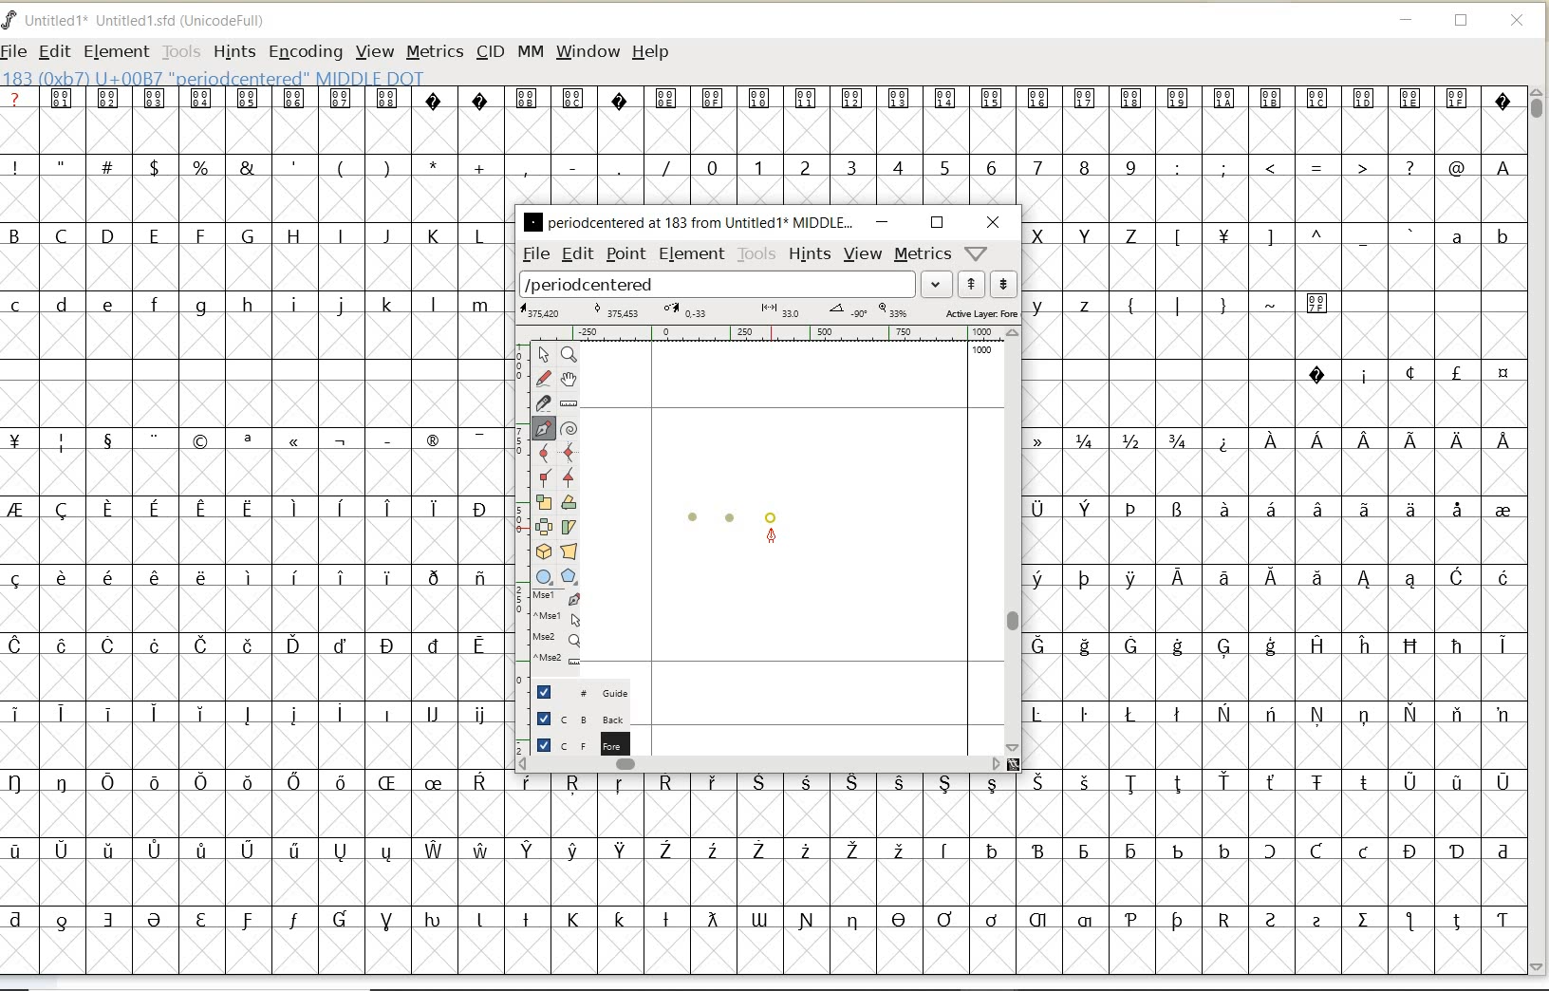  Describe the element at coordinates (543, 402) in the screenshot. I see `cut splines in two` at that location.